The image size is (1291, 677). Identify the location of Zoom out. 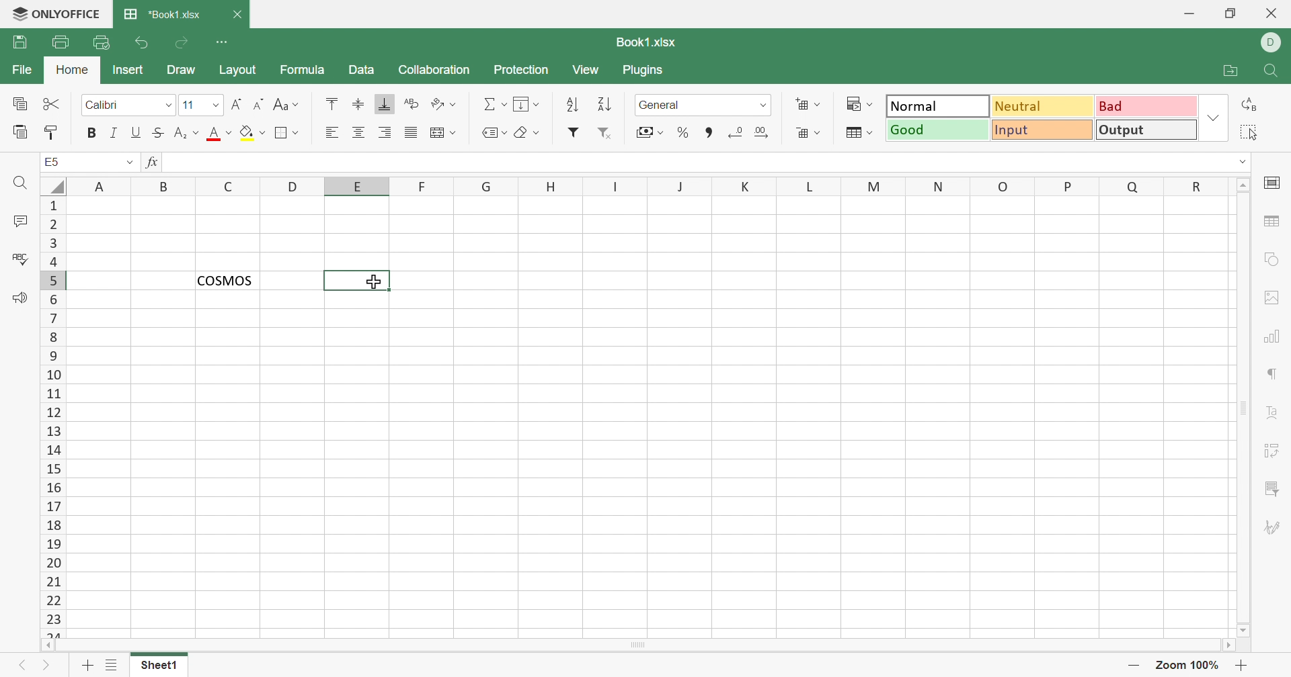
(1132, 664).